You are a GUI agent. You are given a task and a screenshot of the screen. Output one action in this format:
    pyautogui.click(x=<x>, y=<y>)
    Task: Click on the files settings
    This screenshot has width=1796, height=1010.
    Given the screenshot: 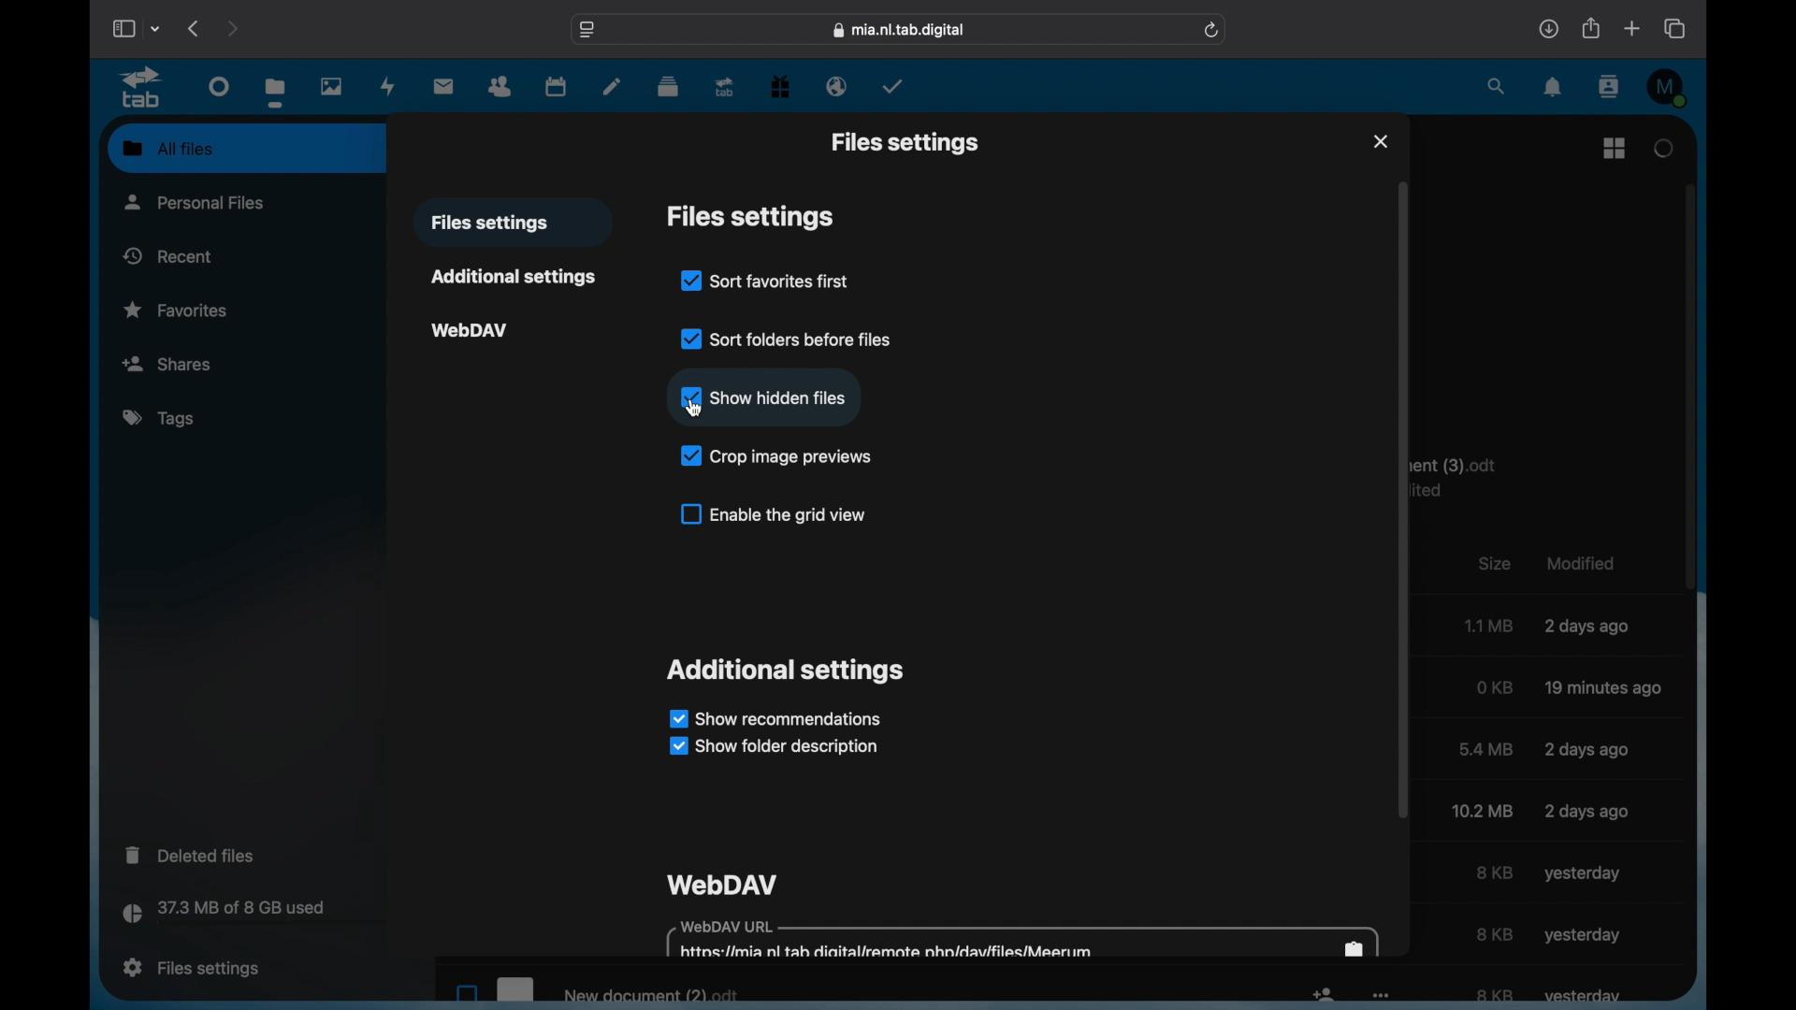 What is the action you would take?
    pyautogui.click(x=748, y=217)
    